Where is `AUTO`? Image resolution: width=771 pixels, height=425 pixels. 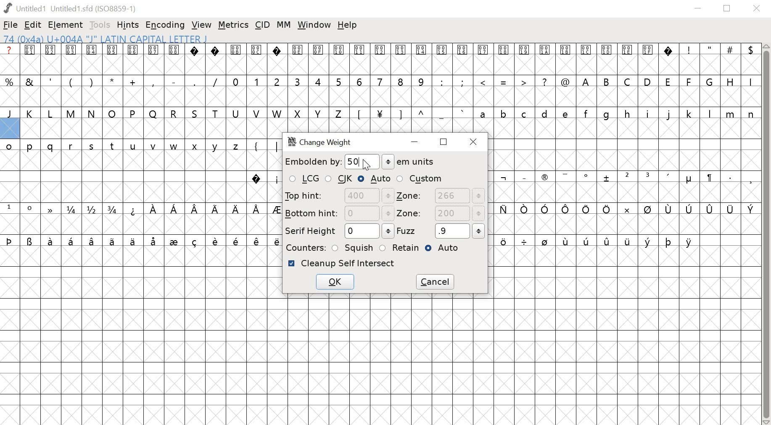 AUTO is located at coordinates (375, 178).